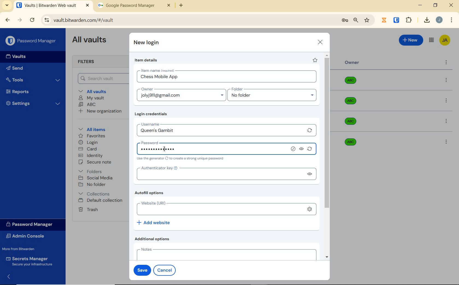 This screenshot has height=285, width=459. Describe the element at coordinates (447, 81) in the screenshot. I see `option` at that location.